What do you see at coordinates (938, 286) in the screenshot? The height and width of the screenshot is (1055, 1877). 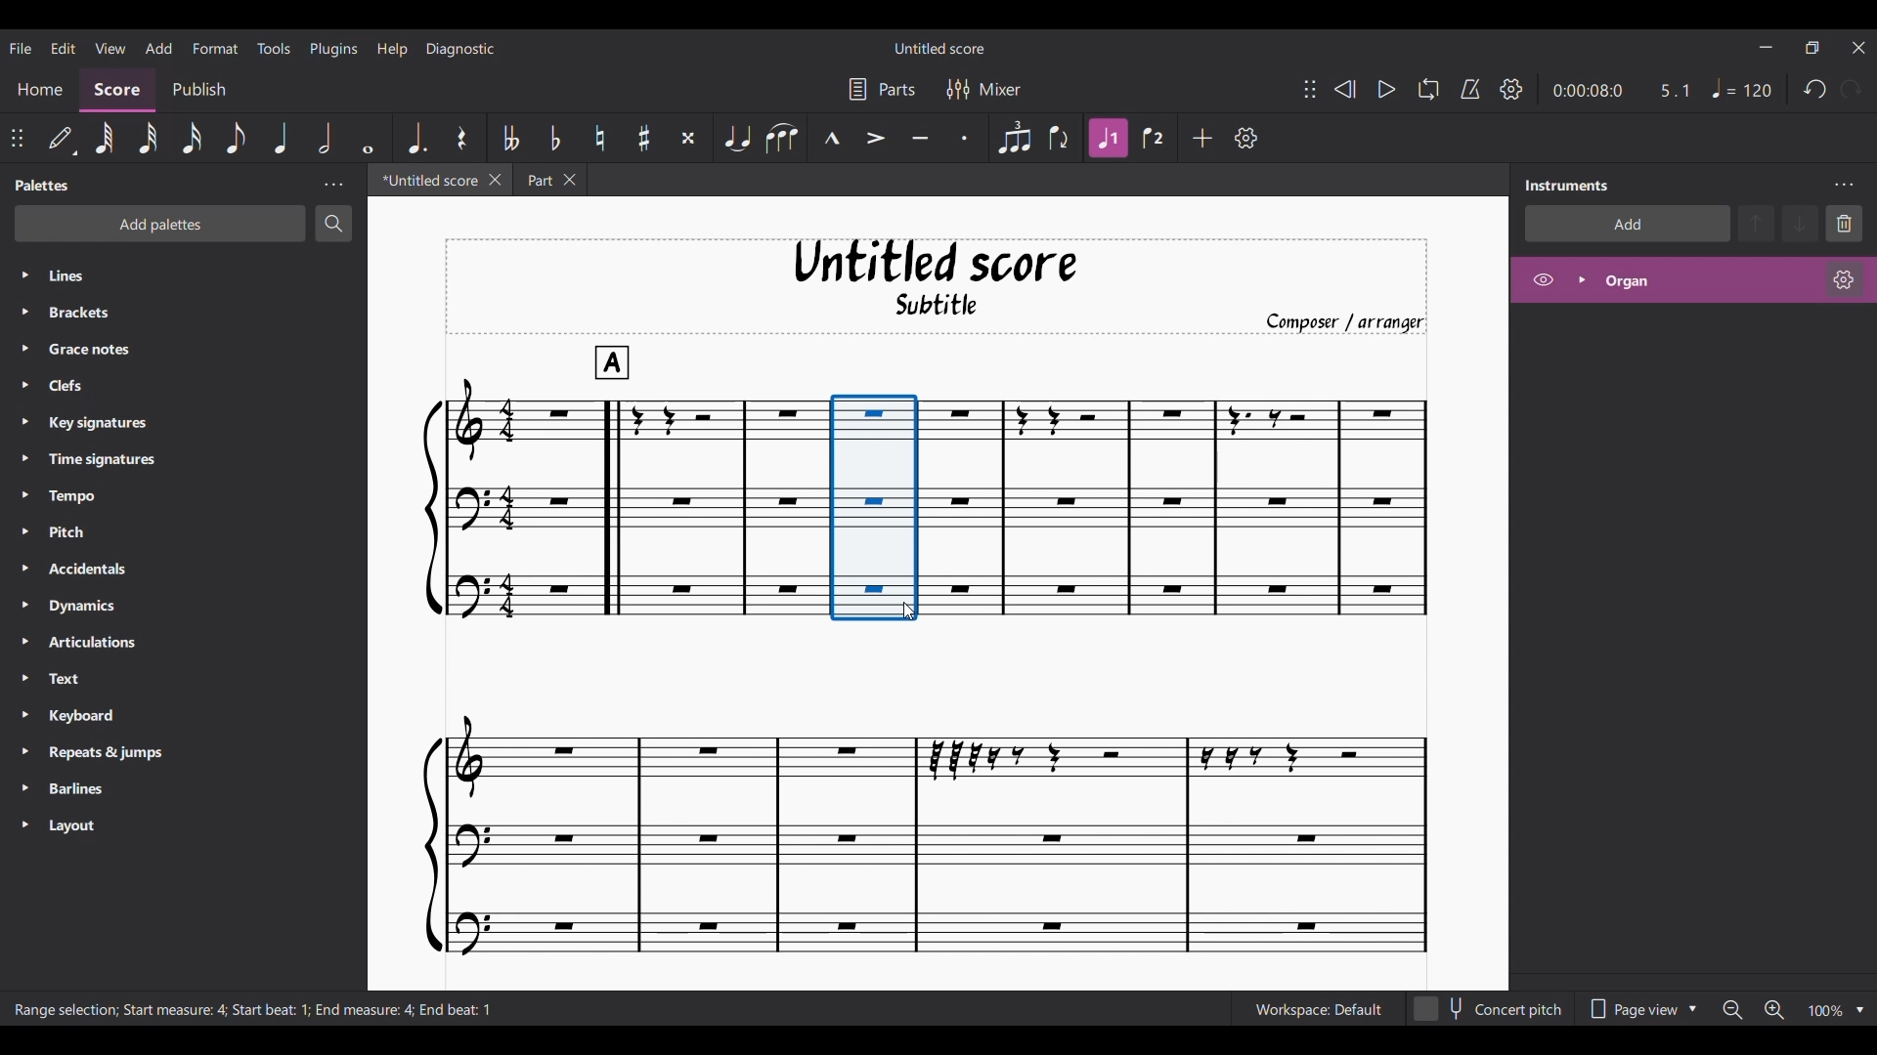 I see `Title, sub-title, and composer name` at bounding box center [938, 286].